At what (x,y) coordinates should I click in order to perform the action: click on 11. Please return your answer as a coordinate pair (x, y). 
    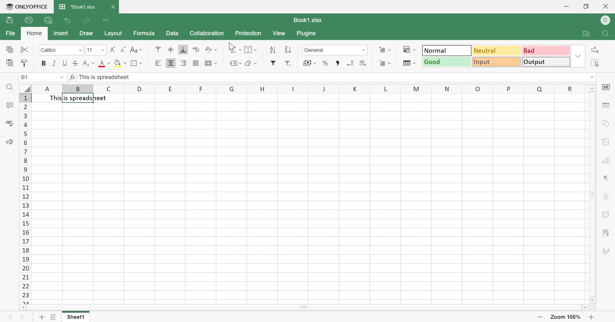
    Looking at the image, I should click on (89, 50).